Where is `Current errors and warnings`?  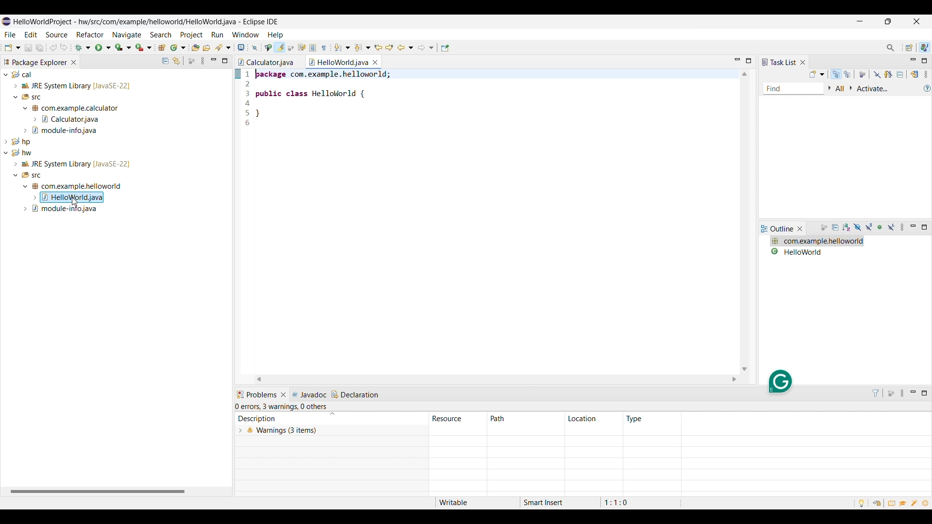 Current errors and warnings is located at coordinates (283, 407).